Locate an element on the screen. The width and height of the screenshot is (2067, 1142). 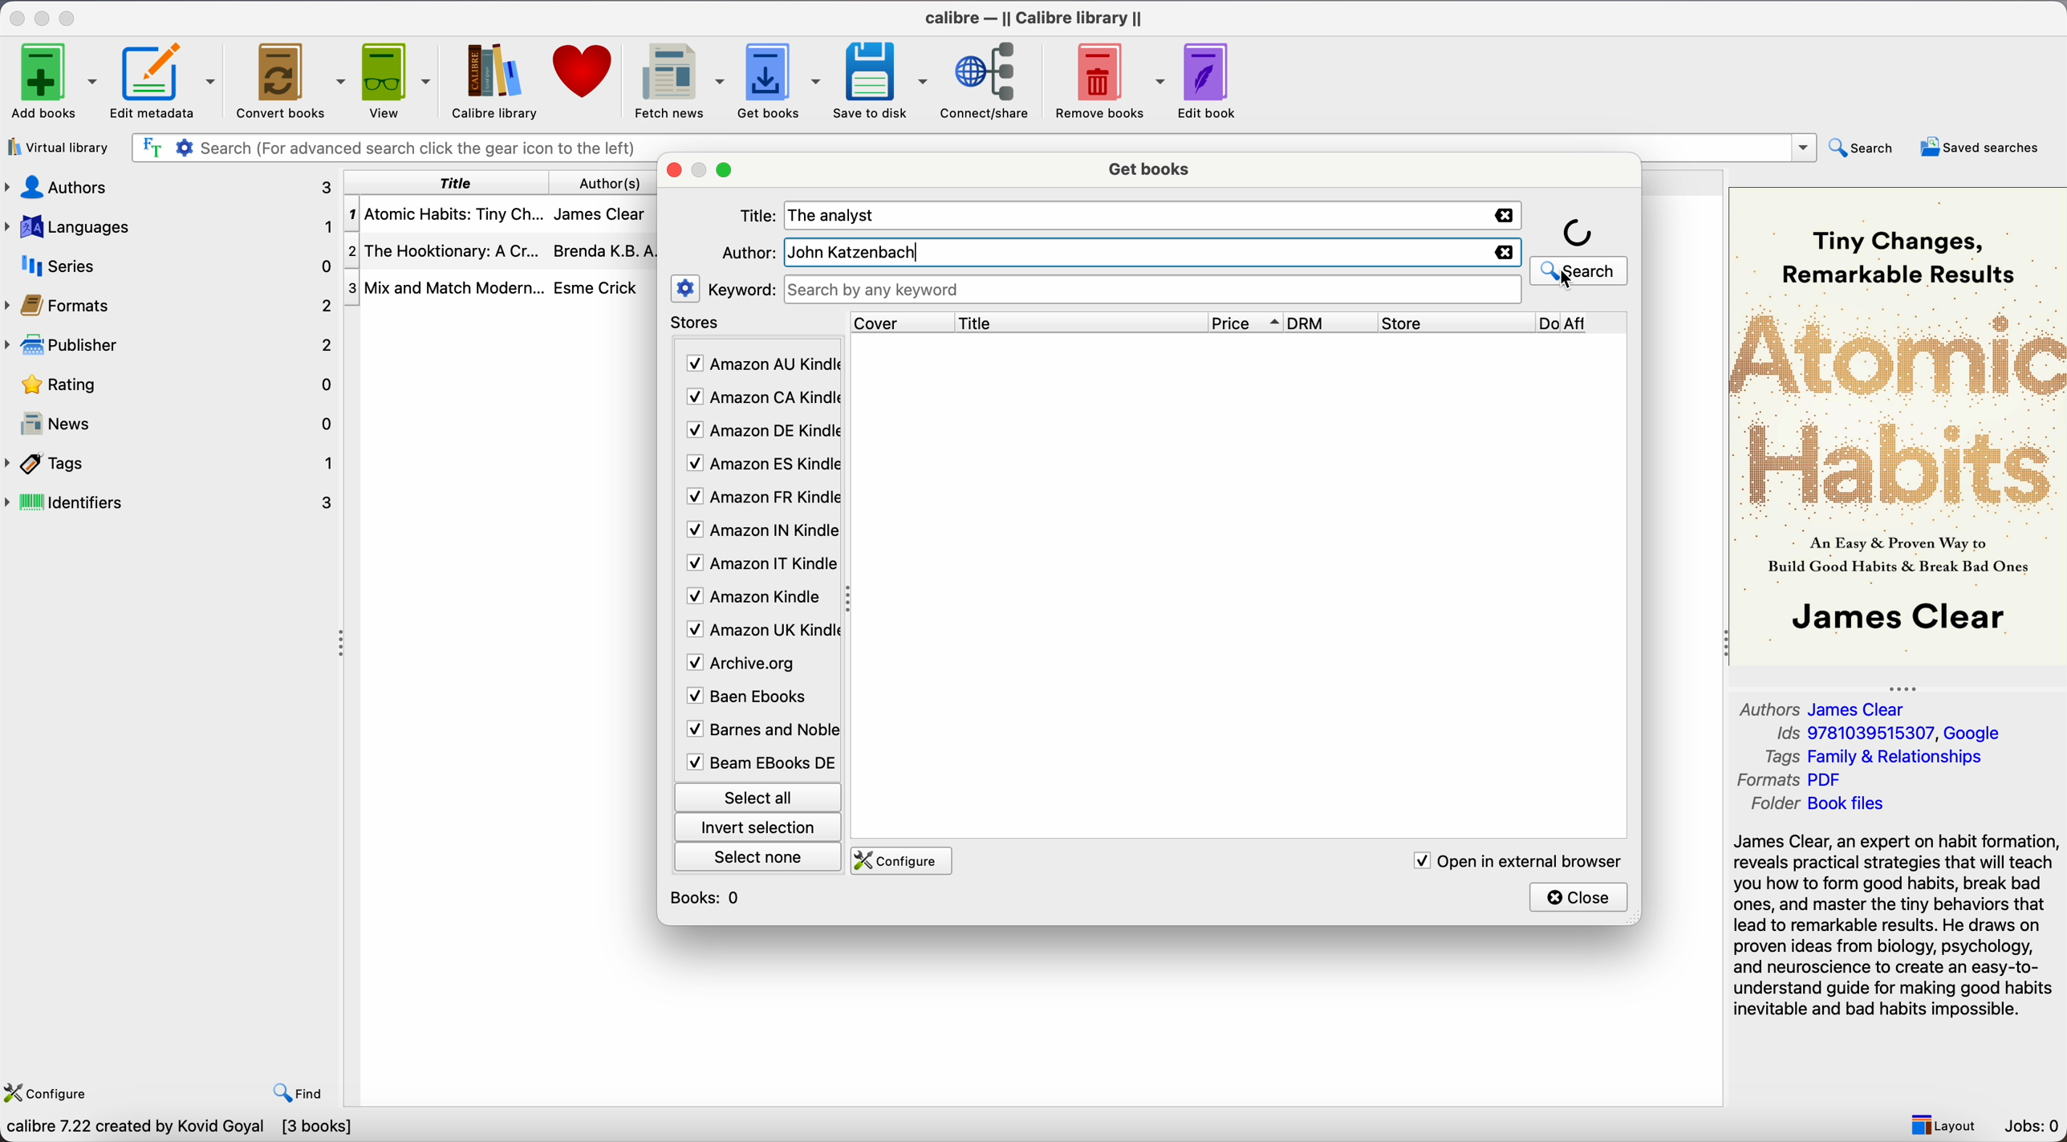
news is located at coordinates (173, 425).